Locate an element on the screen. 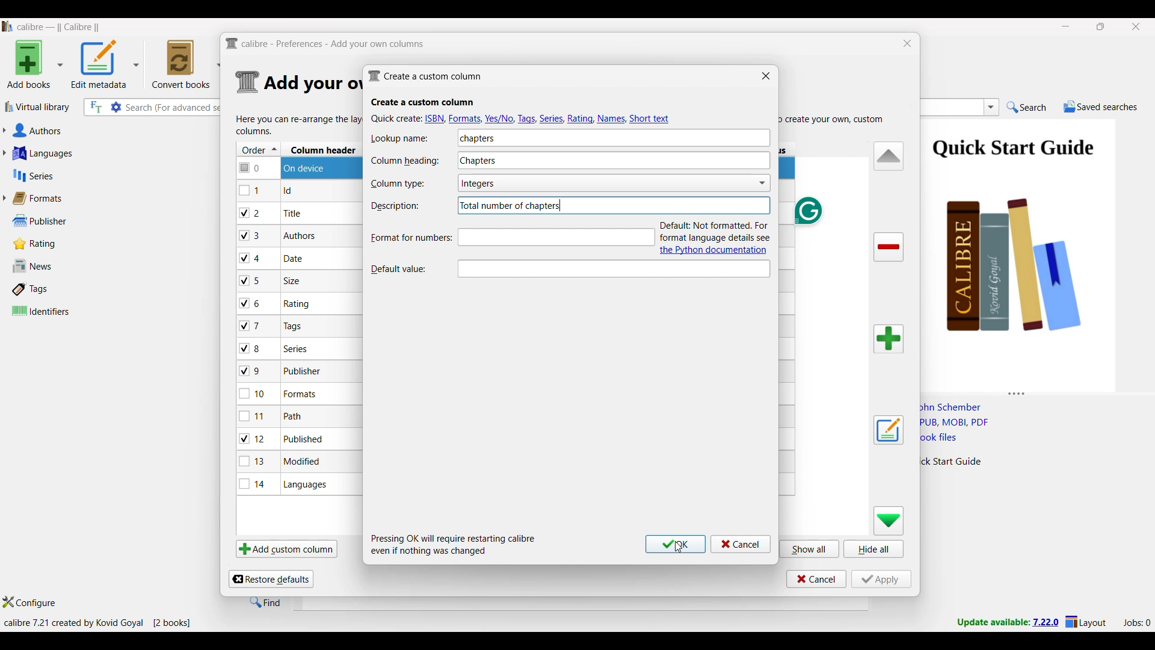 This screenshot has width=1155, height=650. Ok is located at coordinates (676, 544).